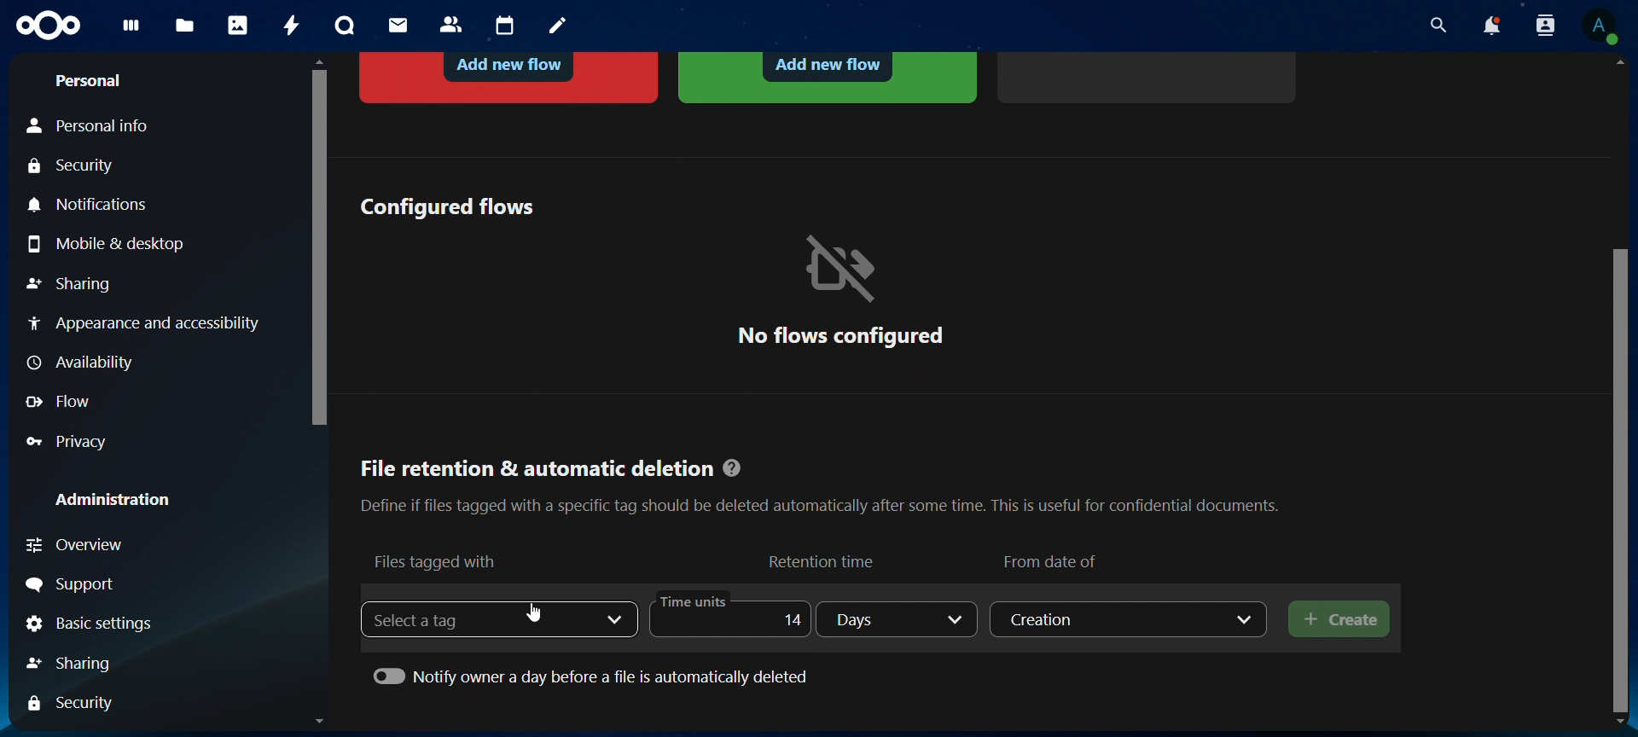 Image resolution: width=1638 pixels, height=737 pixels. I want to click on creation, so click(1130, 618).